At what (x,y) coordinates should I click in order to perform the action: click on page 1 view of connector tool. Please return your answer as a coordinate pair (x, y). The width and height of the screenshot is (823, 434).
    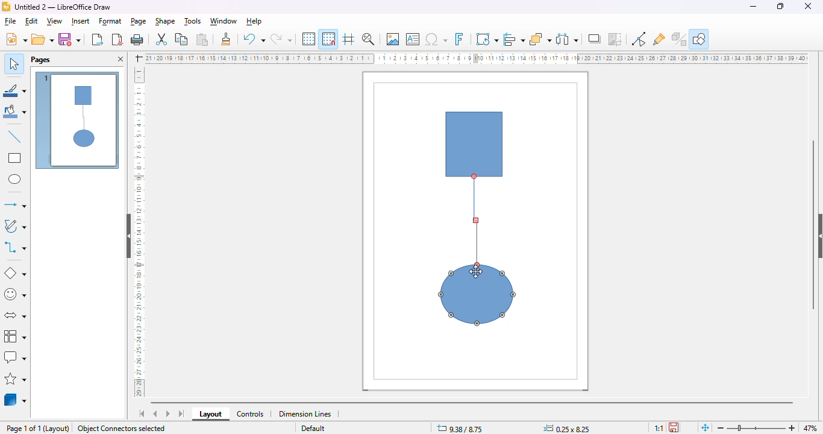
    Looking at the image, I should click on (78, 121).